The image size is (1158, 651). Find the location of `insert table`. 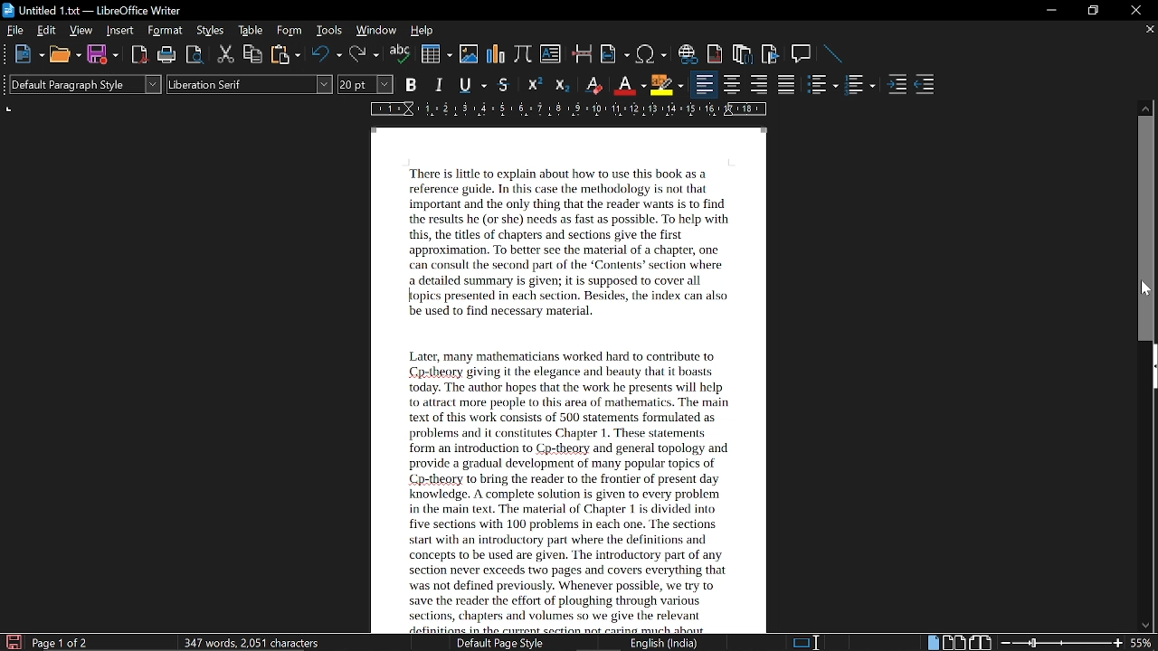

insert table is located at coordinates (436, 54).